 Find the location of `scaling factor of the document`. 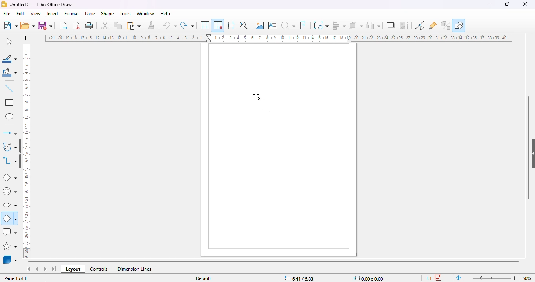

scaling factor of the document is located at coordinates (428, 278).